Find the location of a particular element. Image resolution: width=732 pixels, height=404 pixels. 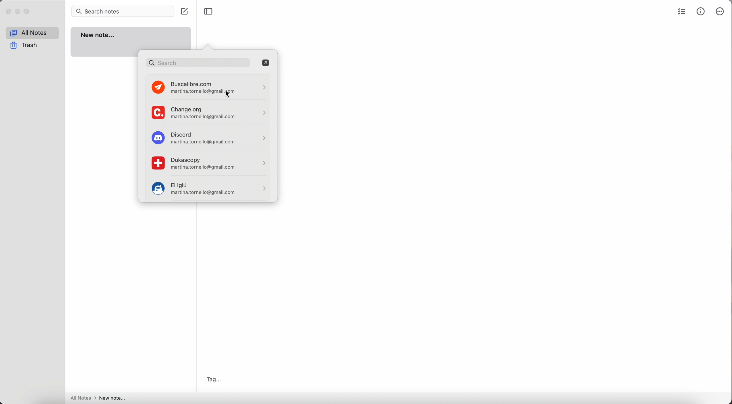

search bar is located at coordinates (199, 63).